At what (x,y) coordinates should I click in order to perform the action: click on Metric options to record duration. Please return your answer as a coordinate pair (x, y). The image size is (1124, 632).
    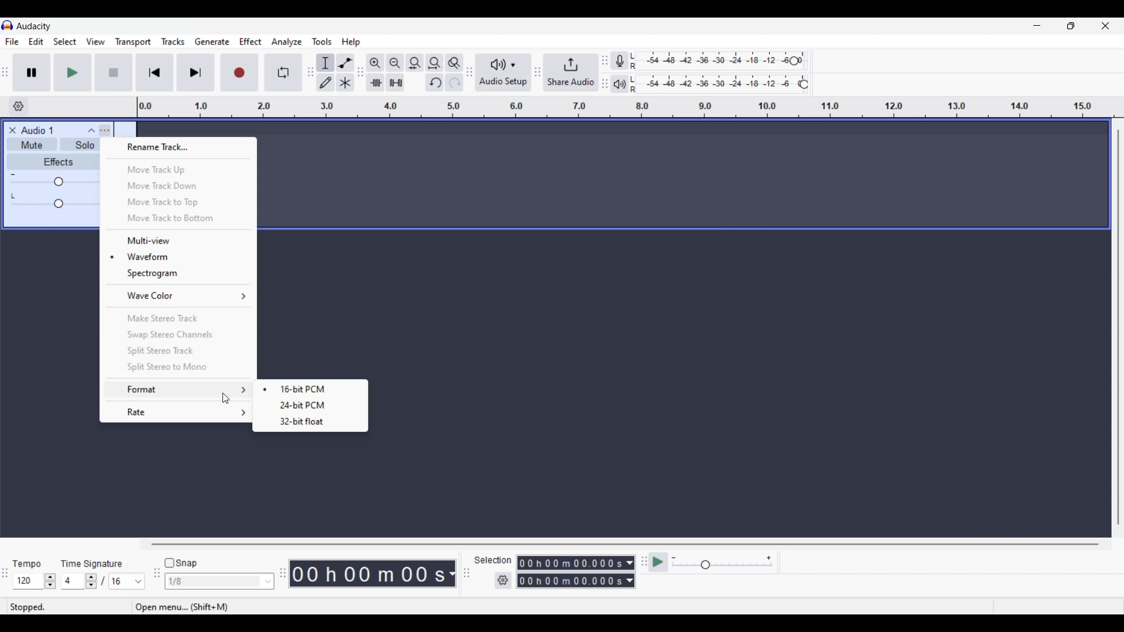
    Looking at the image, I should click on (629, 572).